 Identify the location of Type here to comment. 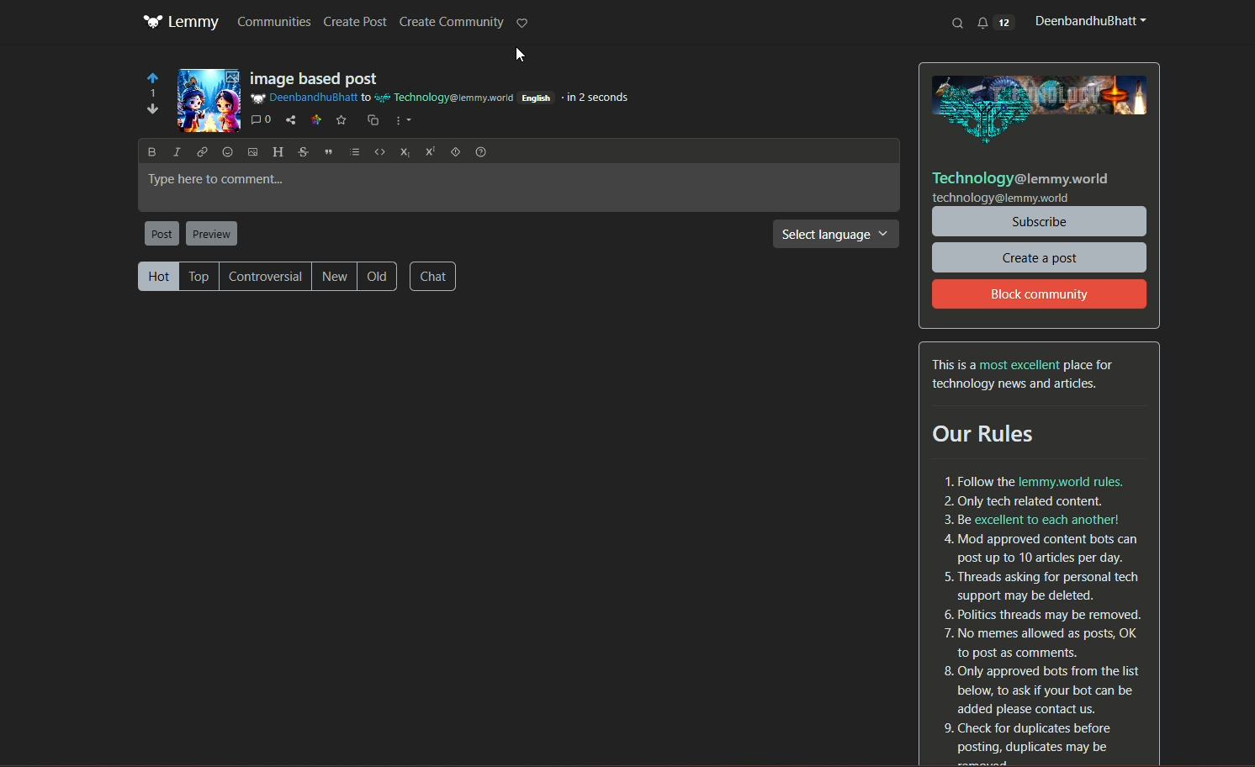
(519, 188).